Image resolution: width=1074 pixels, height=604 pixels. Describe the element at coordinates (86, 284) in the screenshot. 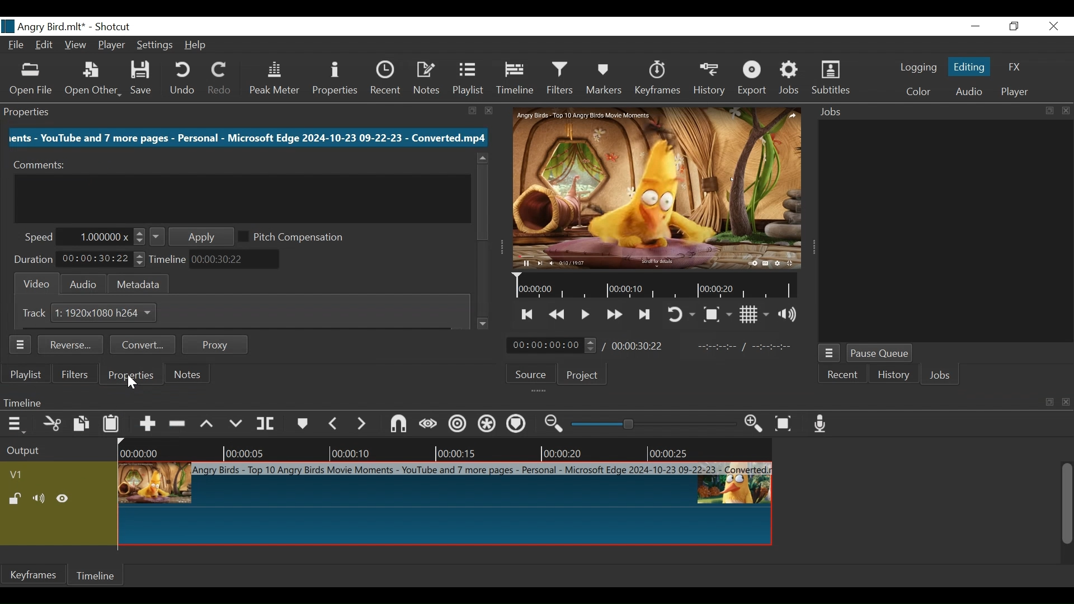

I see `Audio` at that location.